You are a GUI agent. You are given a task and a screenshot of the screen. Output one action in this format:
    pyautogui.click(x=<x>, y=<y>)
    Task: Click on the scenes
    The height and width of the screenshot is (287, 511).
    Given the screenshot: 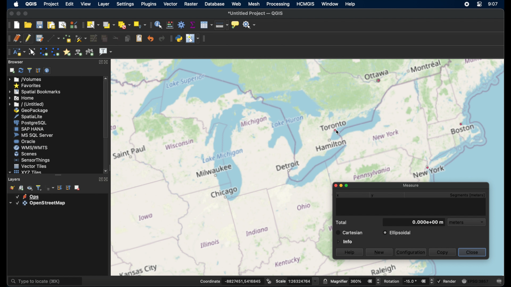 What is the action you would take?
    pyautogui.click(x=25, y=154)
    